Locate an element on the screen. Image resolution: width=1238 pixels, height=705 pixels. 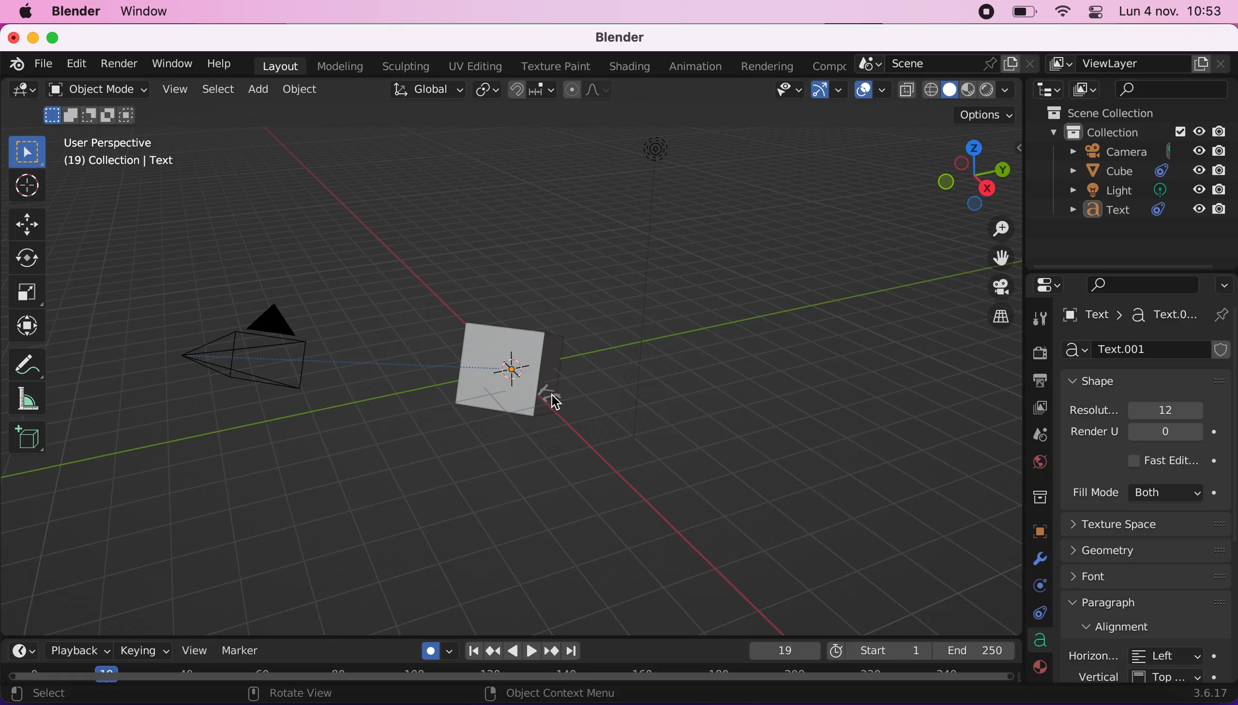
tools is located at coordinates (1042, 315).